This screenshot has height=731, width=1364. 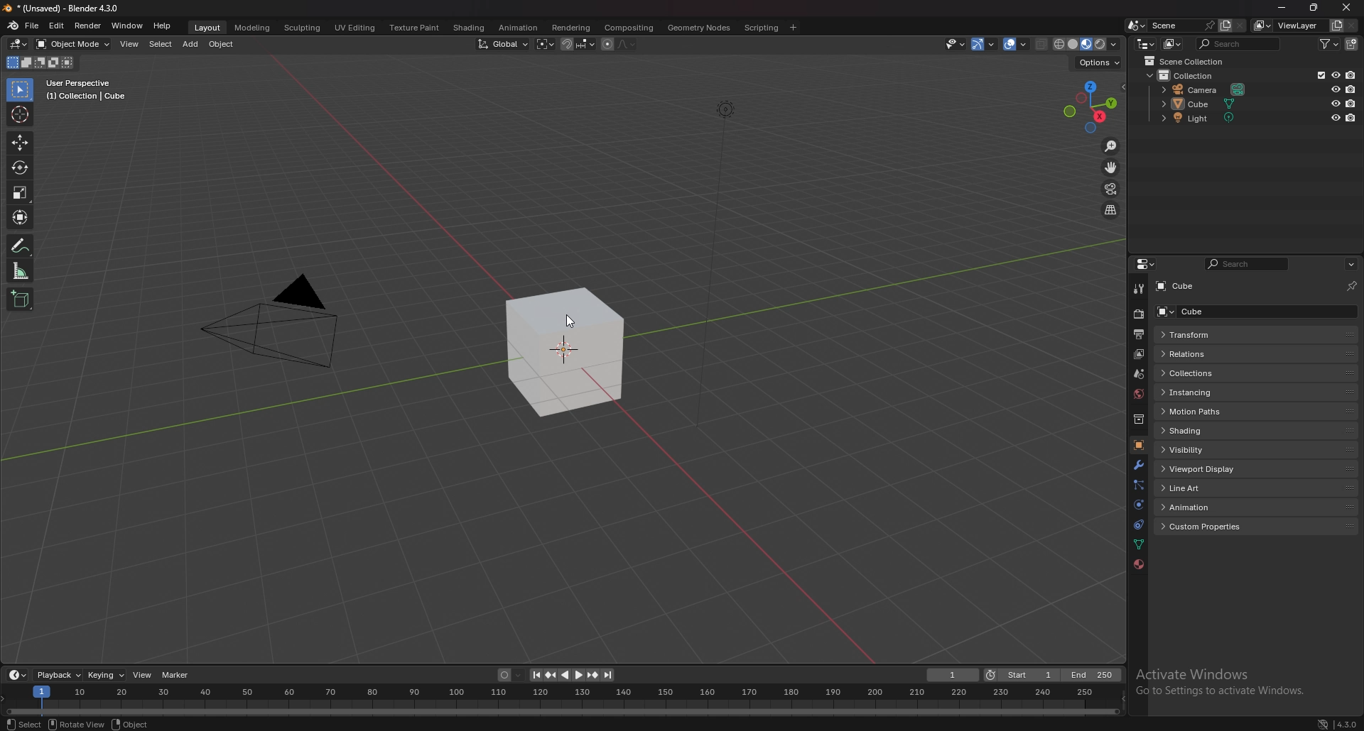 I want to click on view layer, so click(x=1137, y=355).